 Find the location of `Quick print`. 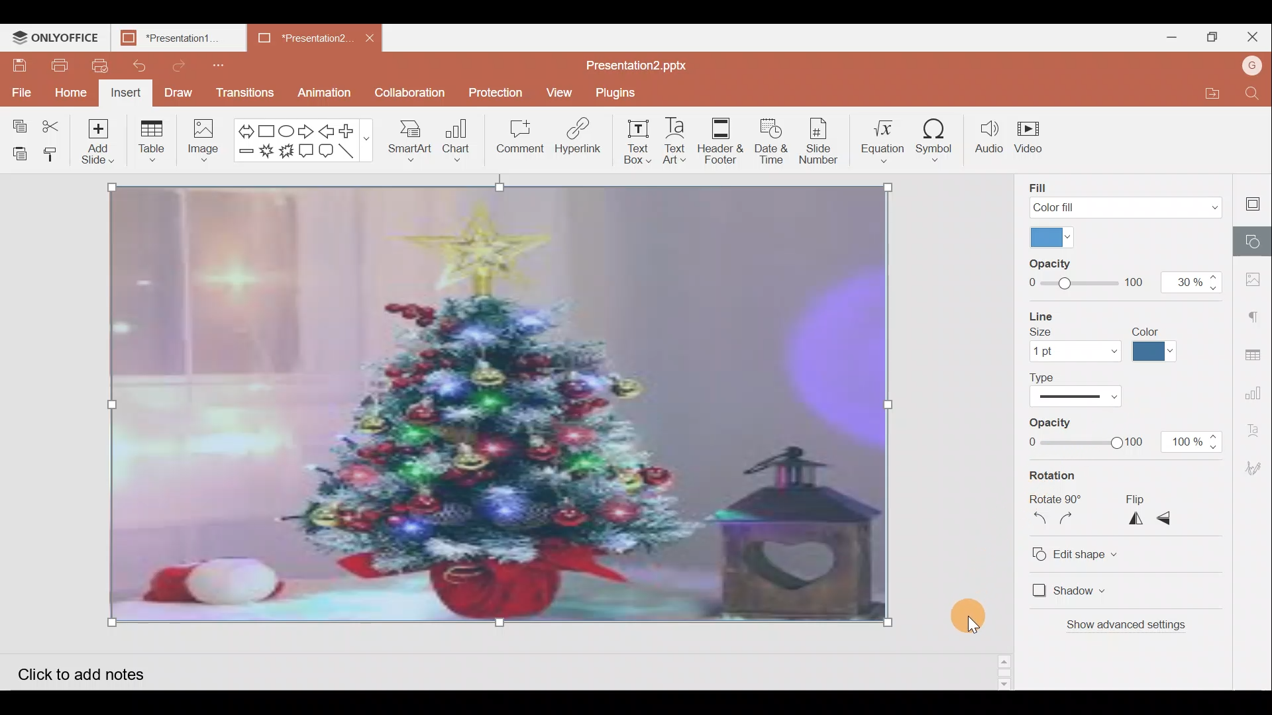

Quick print is located at coordinates (97, 64).